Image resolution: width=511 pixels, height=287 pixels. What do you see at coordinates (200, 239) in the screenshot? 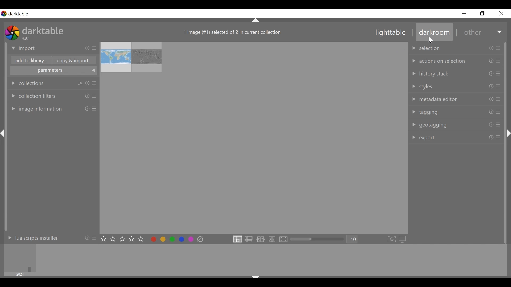
I see `clear color labels` at bounding box center [200, 239].